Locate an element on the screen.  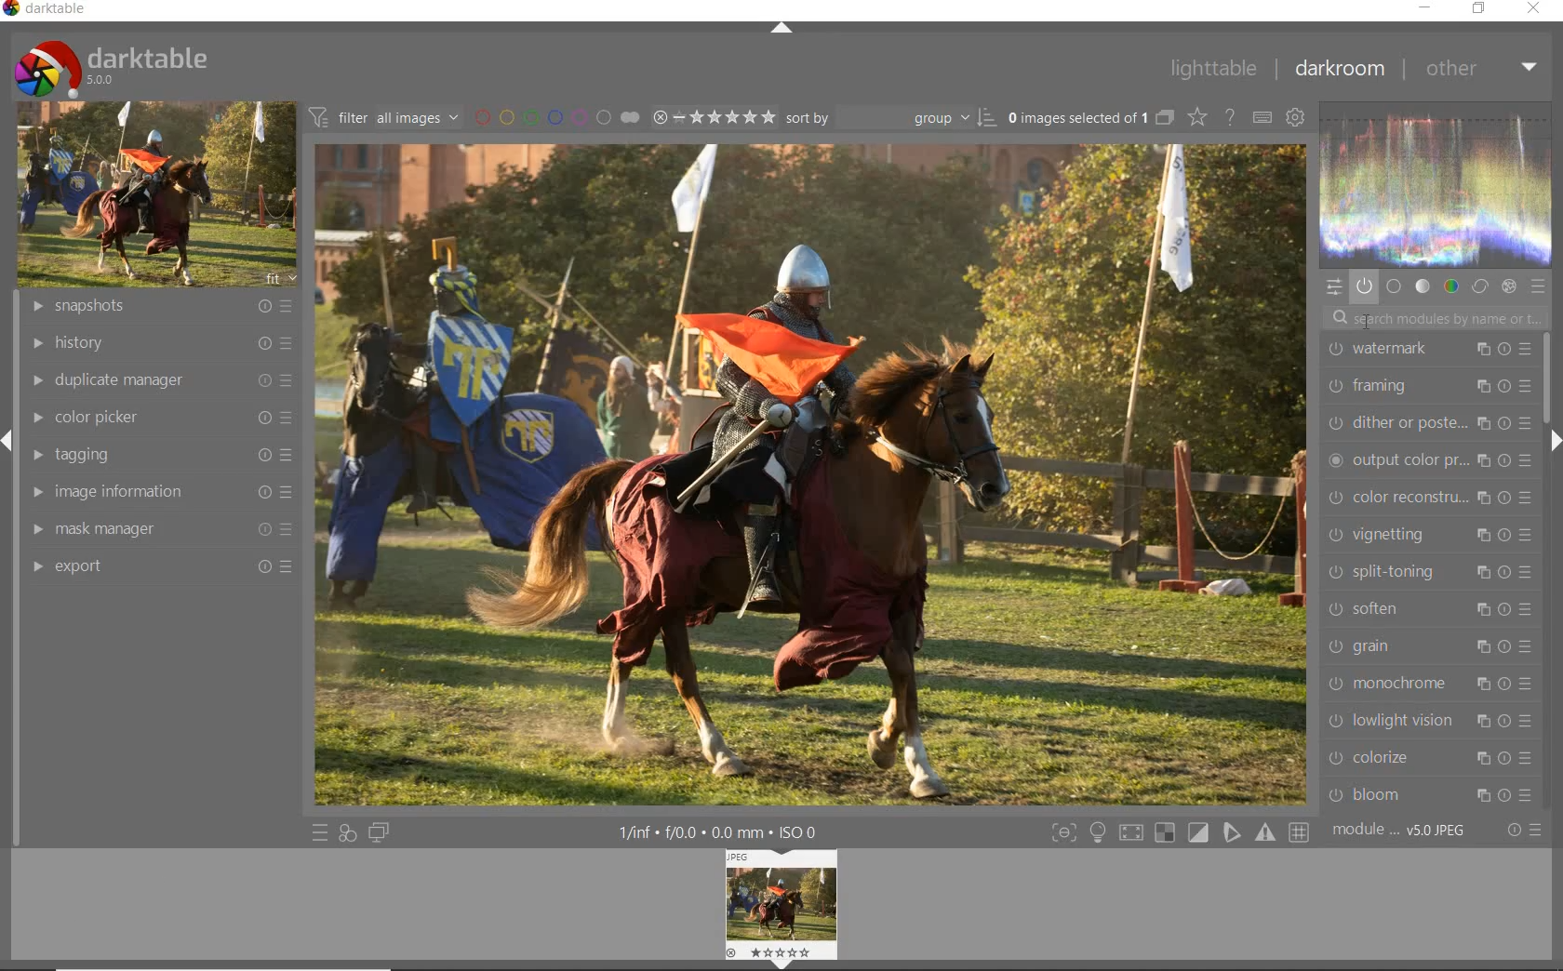
enable for online help is located at coordinates (1230, 120).